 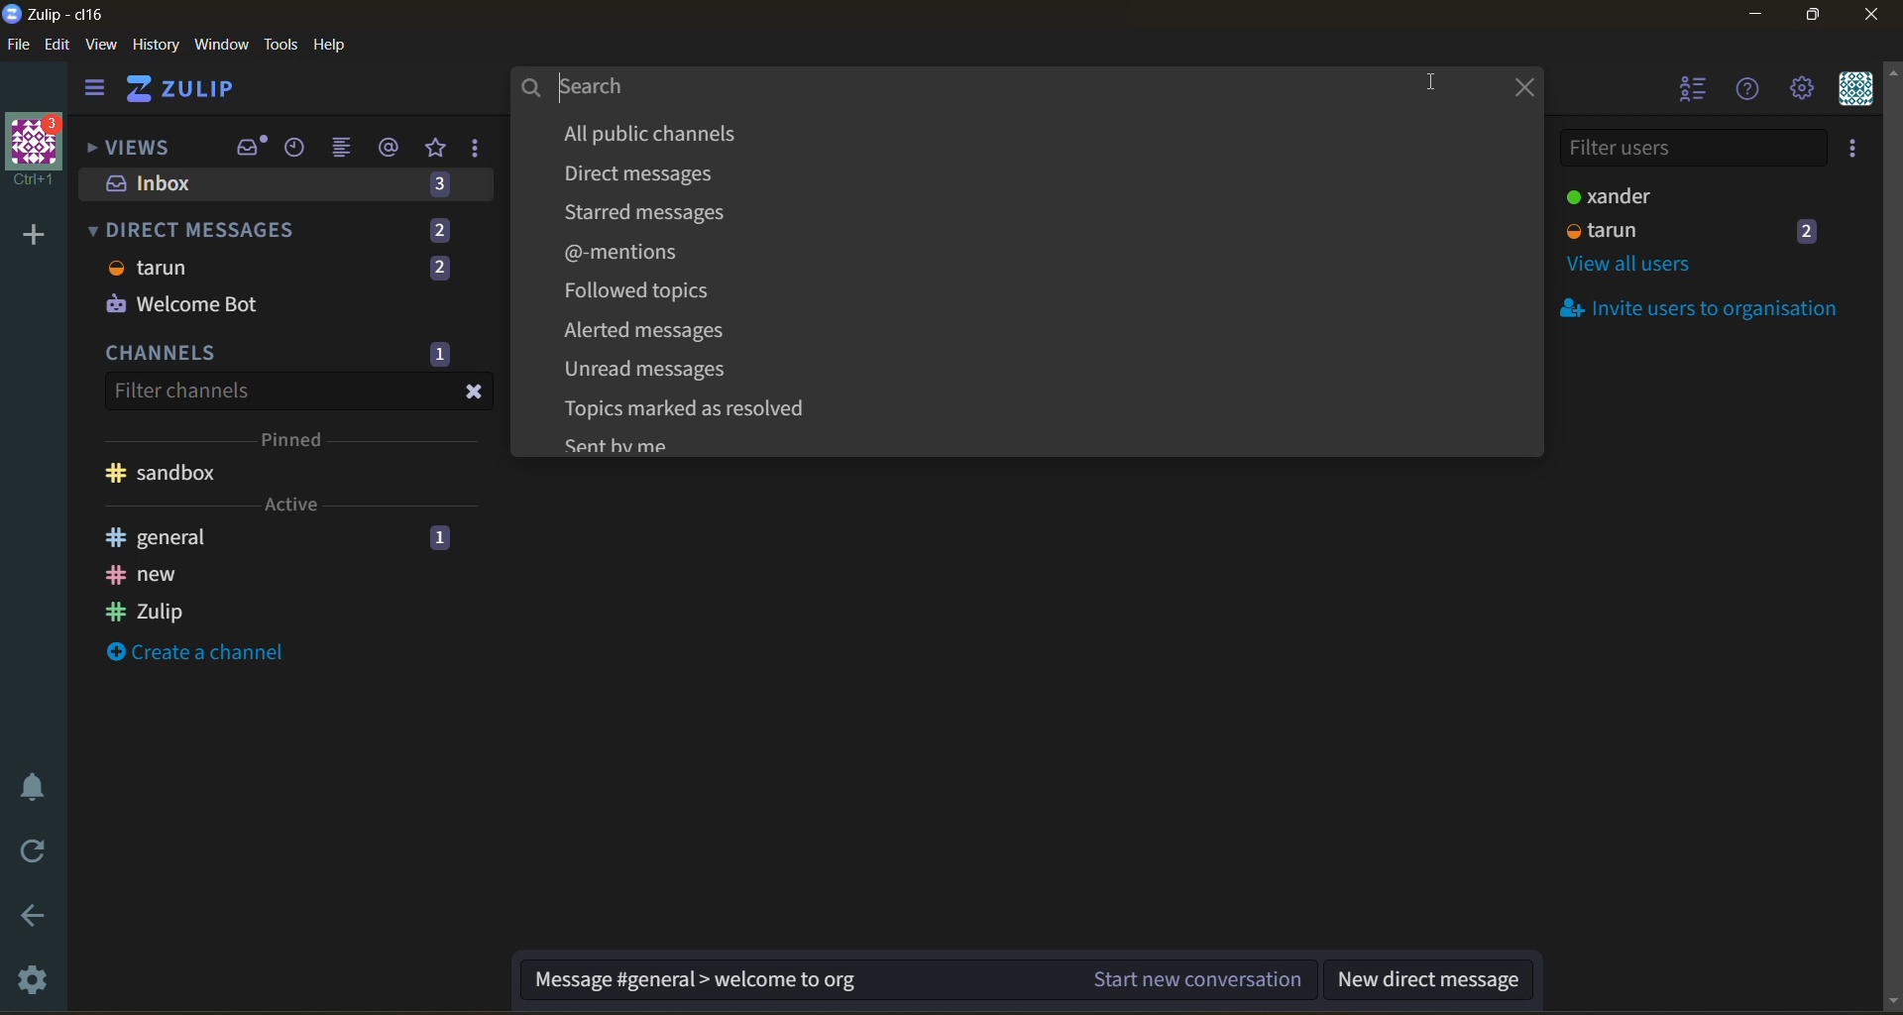 I want to click on tarun, so click(x=1604, y=230).